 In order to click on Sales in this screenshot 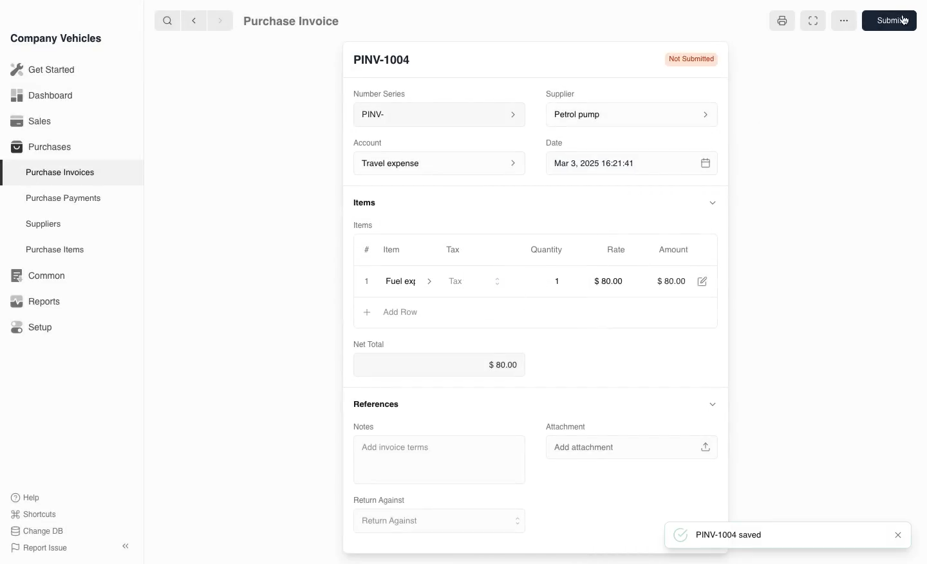, I will do `click(32, 121)`.